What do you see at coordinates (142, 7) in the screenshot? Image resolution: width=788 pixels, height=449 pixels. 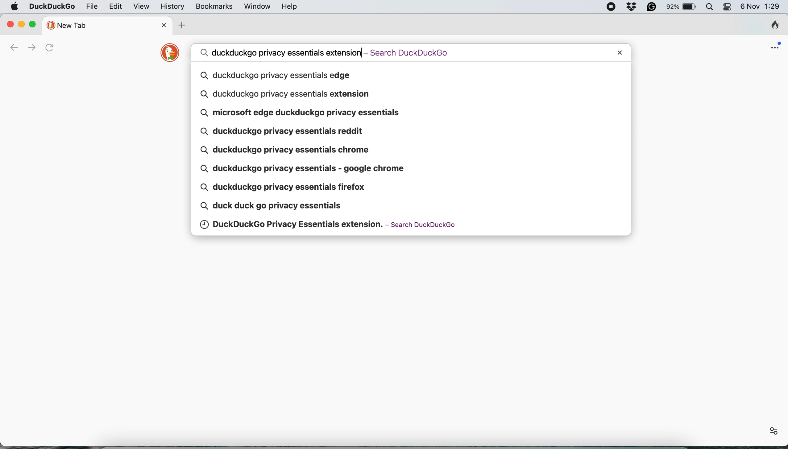 I see `view` at bounding box center [142, 7].